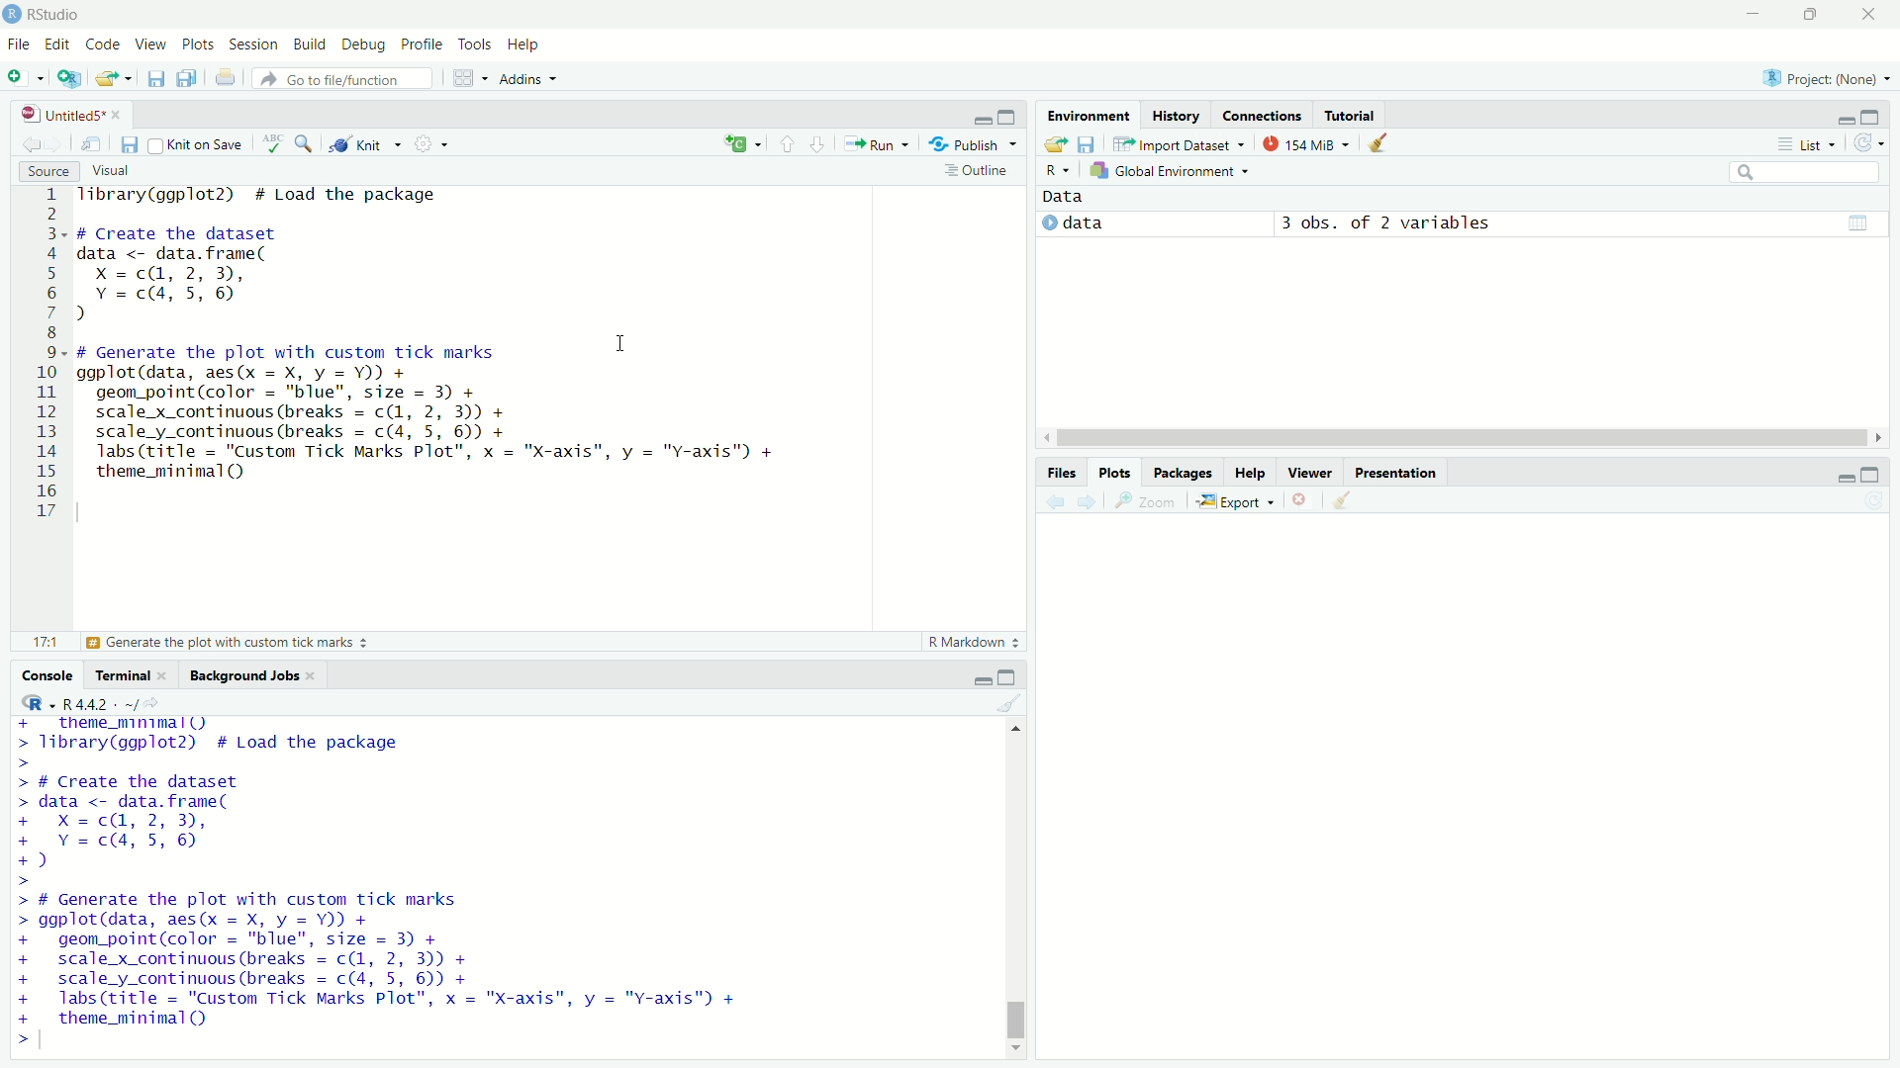 The height and width of the screenshot is (1068, 1900). Describe the element at coordinates (366, 144) in the screenshot. I see `knit` at that location.